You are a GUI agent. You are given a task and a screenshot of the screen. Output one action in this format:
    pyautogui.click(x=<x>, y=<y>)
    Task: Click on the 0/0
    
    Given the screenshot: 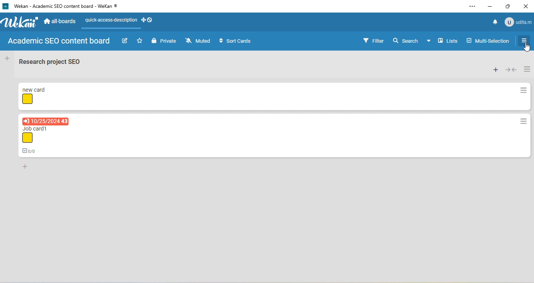 What is the action you would take?
    pyautogui.click(x=30, y=151)
    